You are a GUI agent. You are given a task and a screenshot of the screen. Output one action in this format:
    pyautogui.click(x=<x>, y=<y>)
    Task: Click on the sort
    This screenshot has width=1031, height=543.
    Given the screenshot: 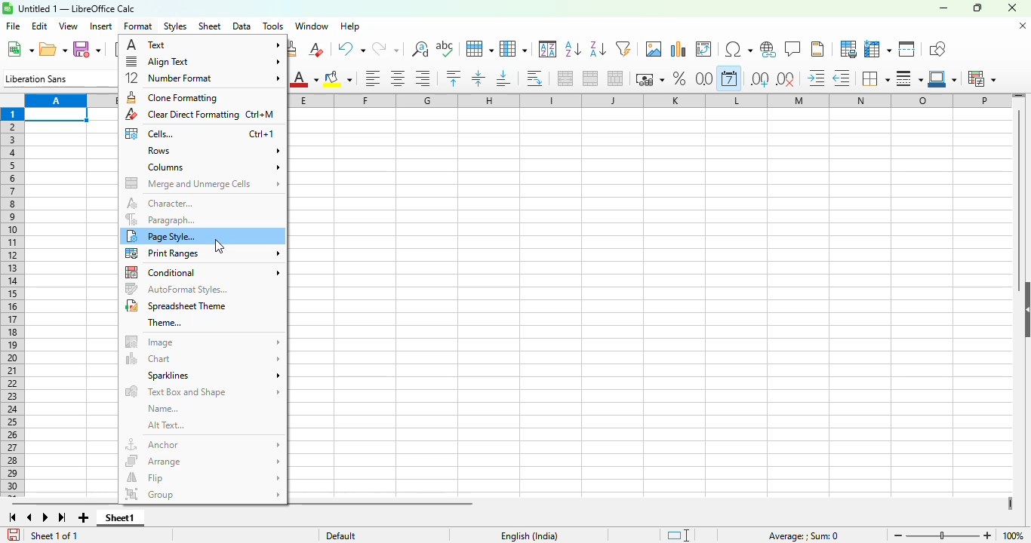 What is the action you would take?
    pyautogui.click(x=548, y=48)
    